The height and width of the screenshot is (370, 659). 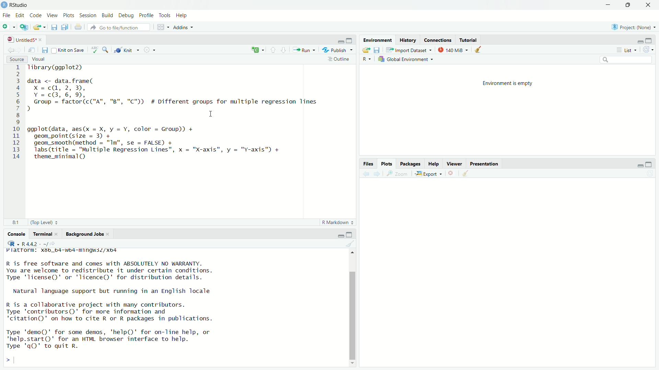 I want to click on minimise, so click(x=638, y=41).